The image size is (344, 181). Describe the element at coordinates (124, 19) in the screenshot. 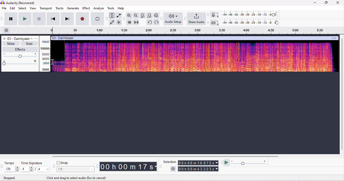

I see `edit toolbar` at that location.